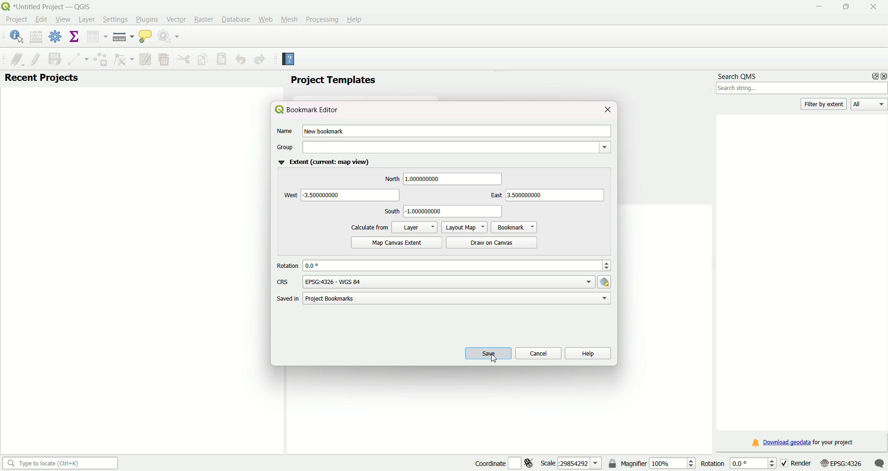  What do you see at coordinates (123, 37) in the screenshot?
I see `measure line` at bounding box center [123, 37].